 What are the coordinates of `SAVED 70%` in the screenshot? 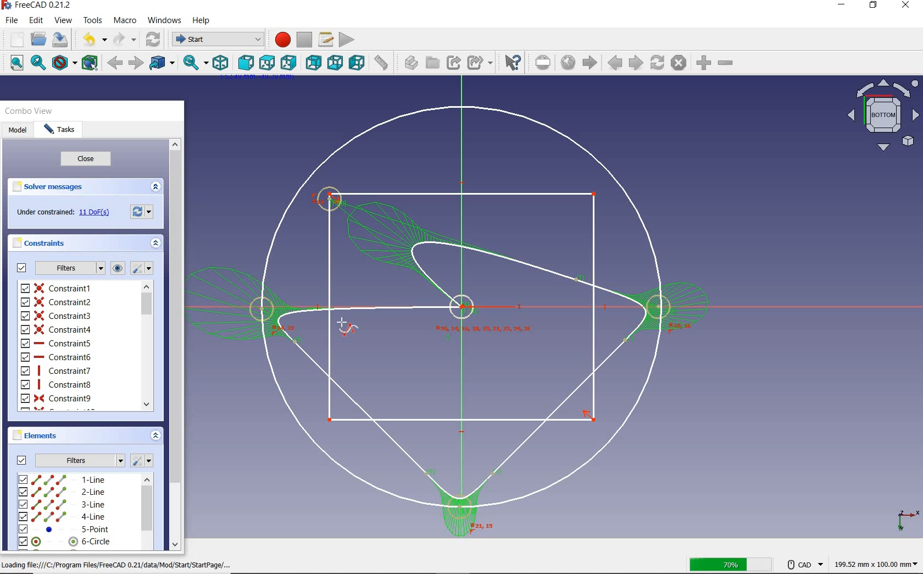 It's located at (731, 564).